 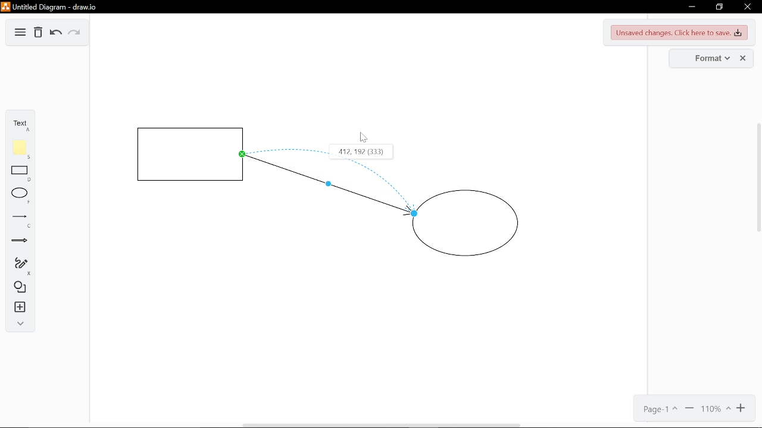 What do you see at coordinates (661, 410) in the screenshot?
I see `Current page(Page 1)` at bounding box center [661, 410].